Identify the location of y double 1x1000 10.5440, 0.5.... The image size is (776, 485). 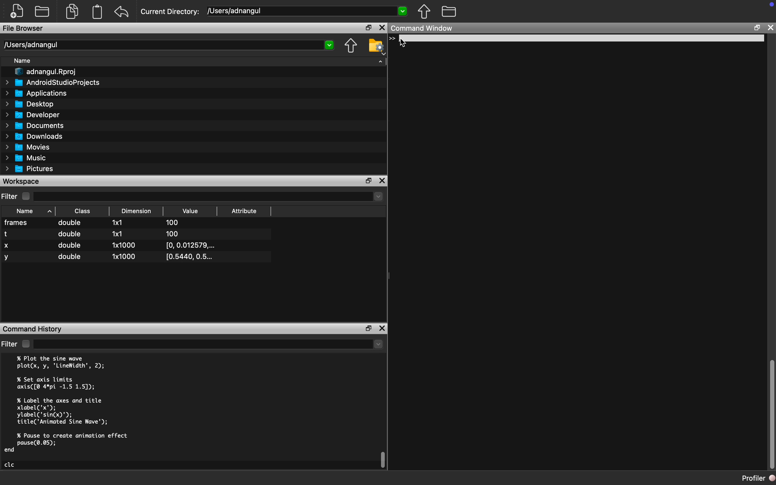
(109, 258).